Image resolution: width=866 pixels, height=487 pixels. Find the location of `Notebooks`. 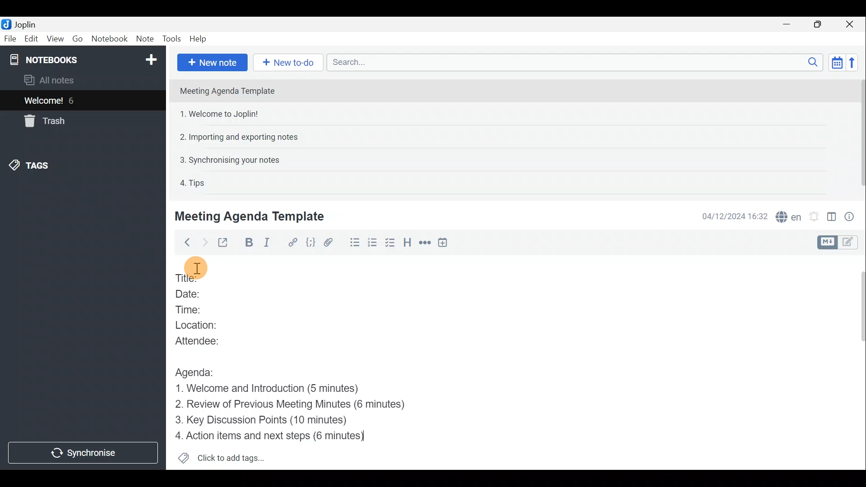

Notebooks is located at coordinates (84, 59).